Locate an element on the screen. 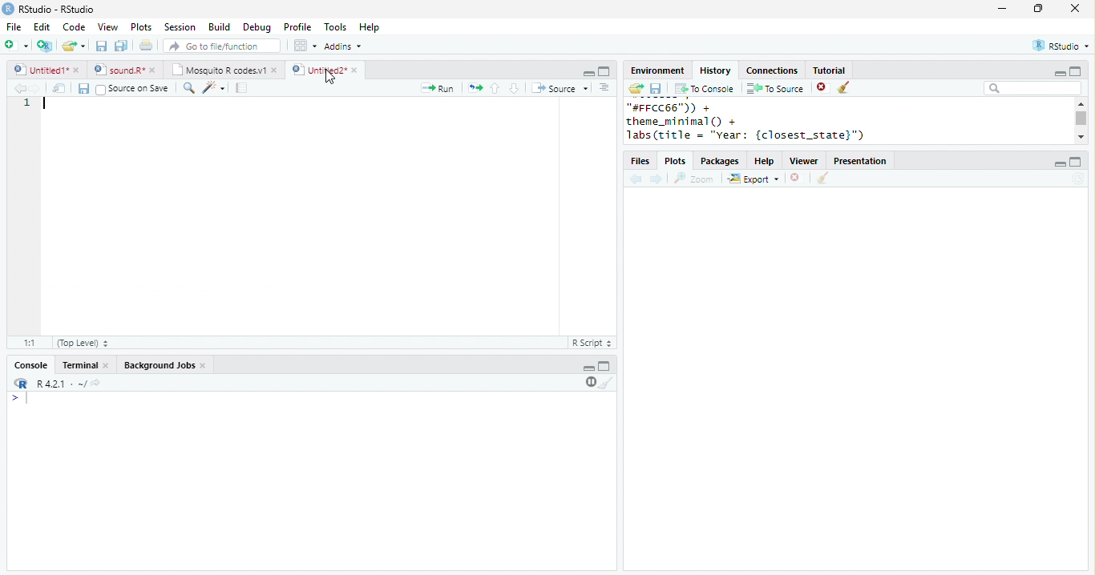 This screenshot has height=575, width=1095. close is located at coordinates (205, 366).